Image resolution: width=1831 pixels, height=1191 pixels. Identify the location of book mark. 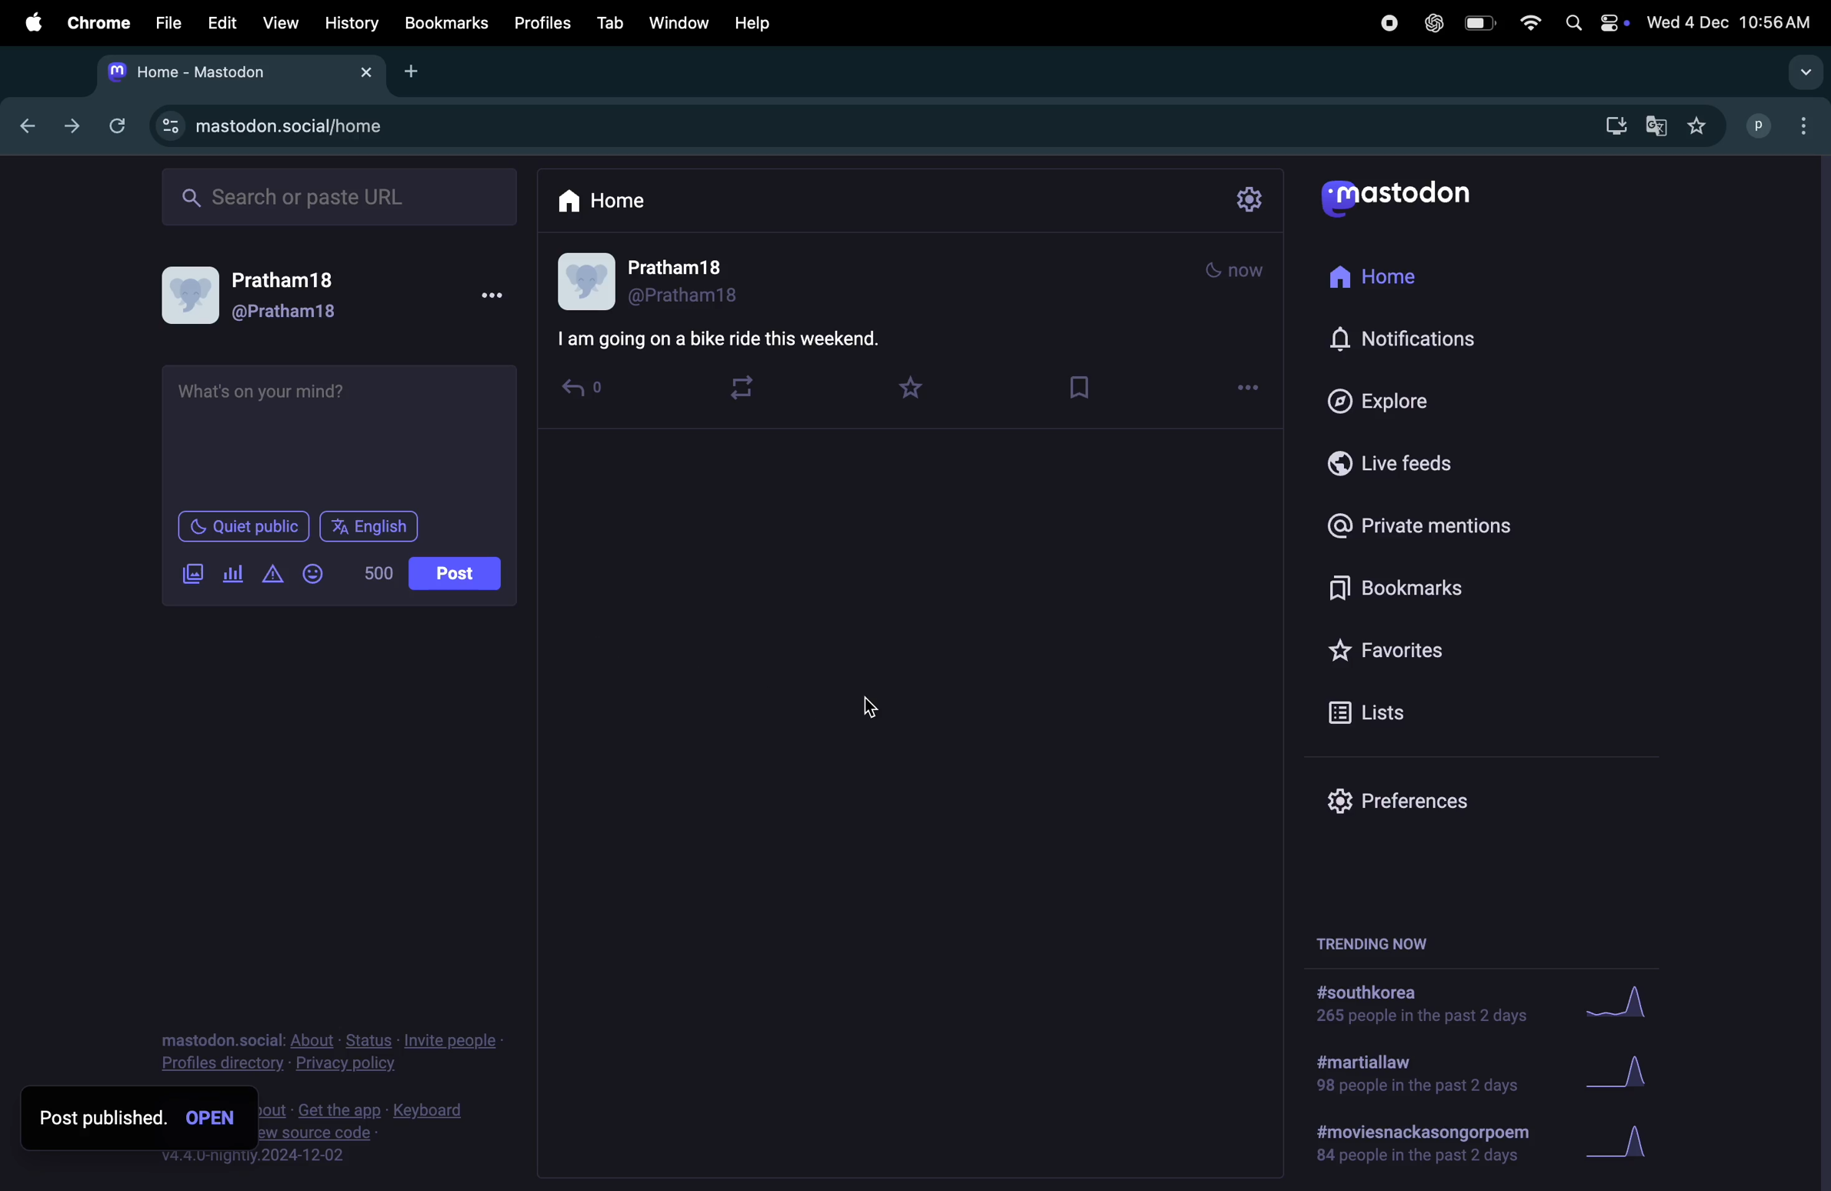
(1086, 385).